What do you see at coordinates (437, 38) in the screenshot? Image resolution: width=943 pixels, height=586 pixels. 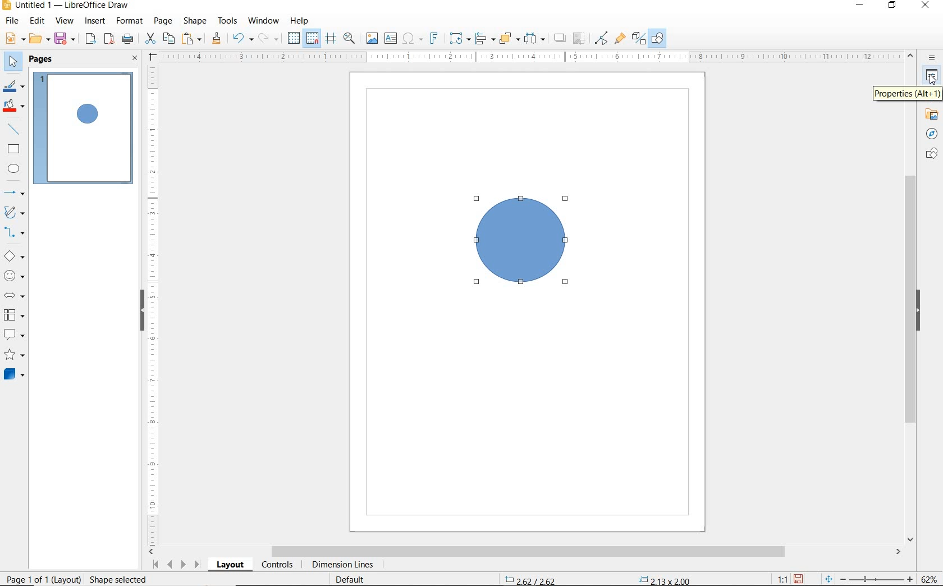 I see `INSERT FRONTWORK TEXT` at bounding box center [437, 38].